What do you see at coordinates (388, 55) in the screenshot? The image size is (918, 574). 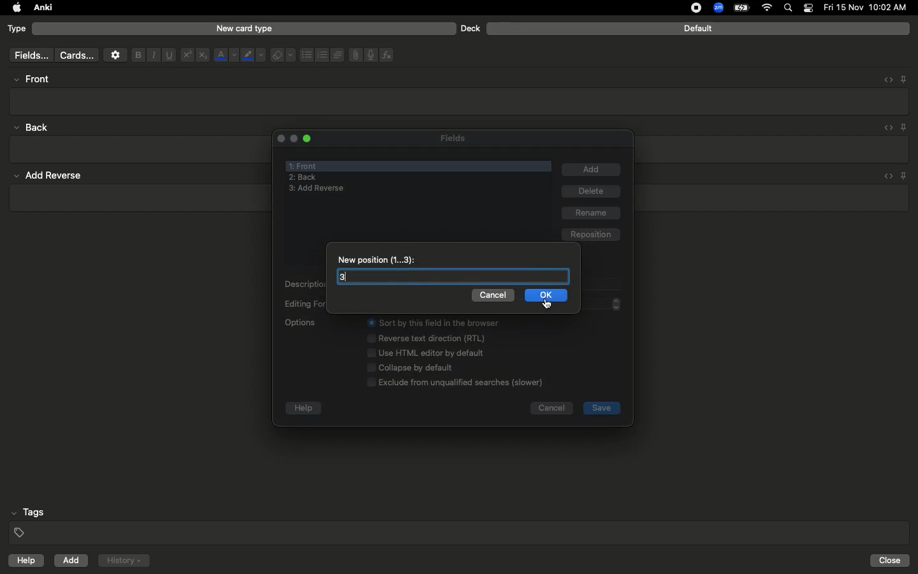 I see `Function` at bounding box center [388, 55].